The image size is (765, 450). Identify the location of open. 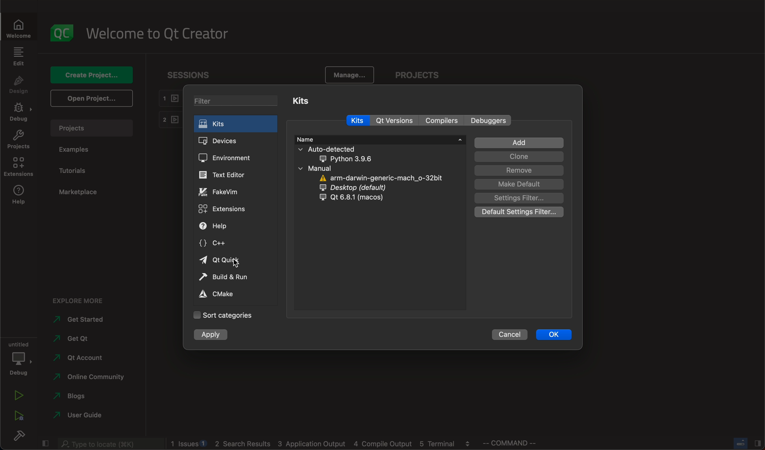
(91, 99).